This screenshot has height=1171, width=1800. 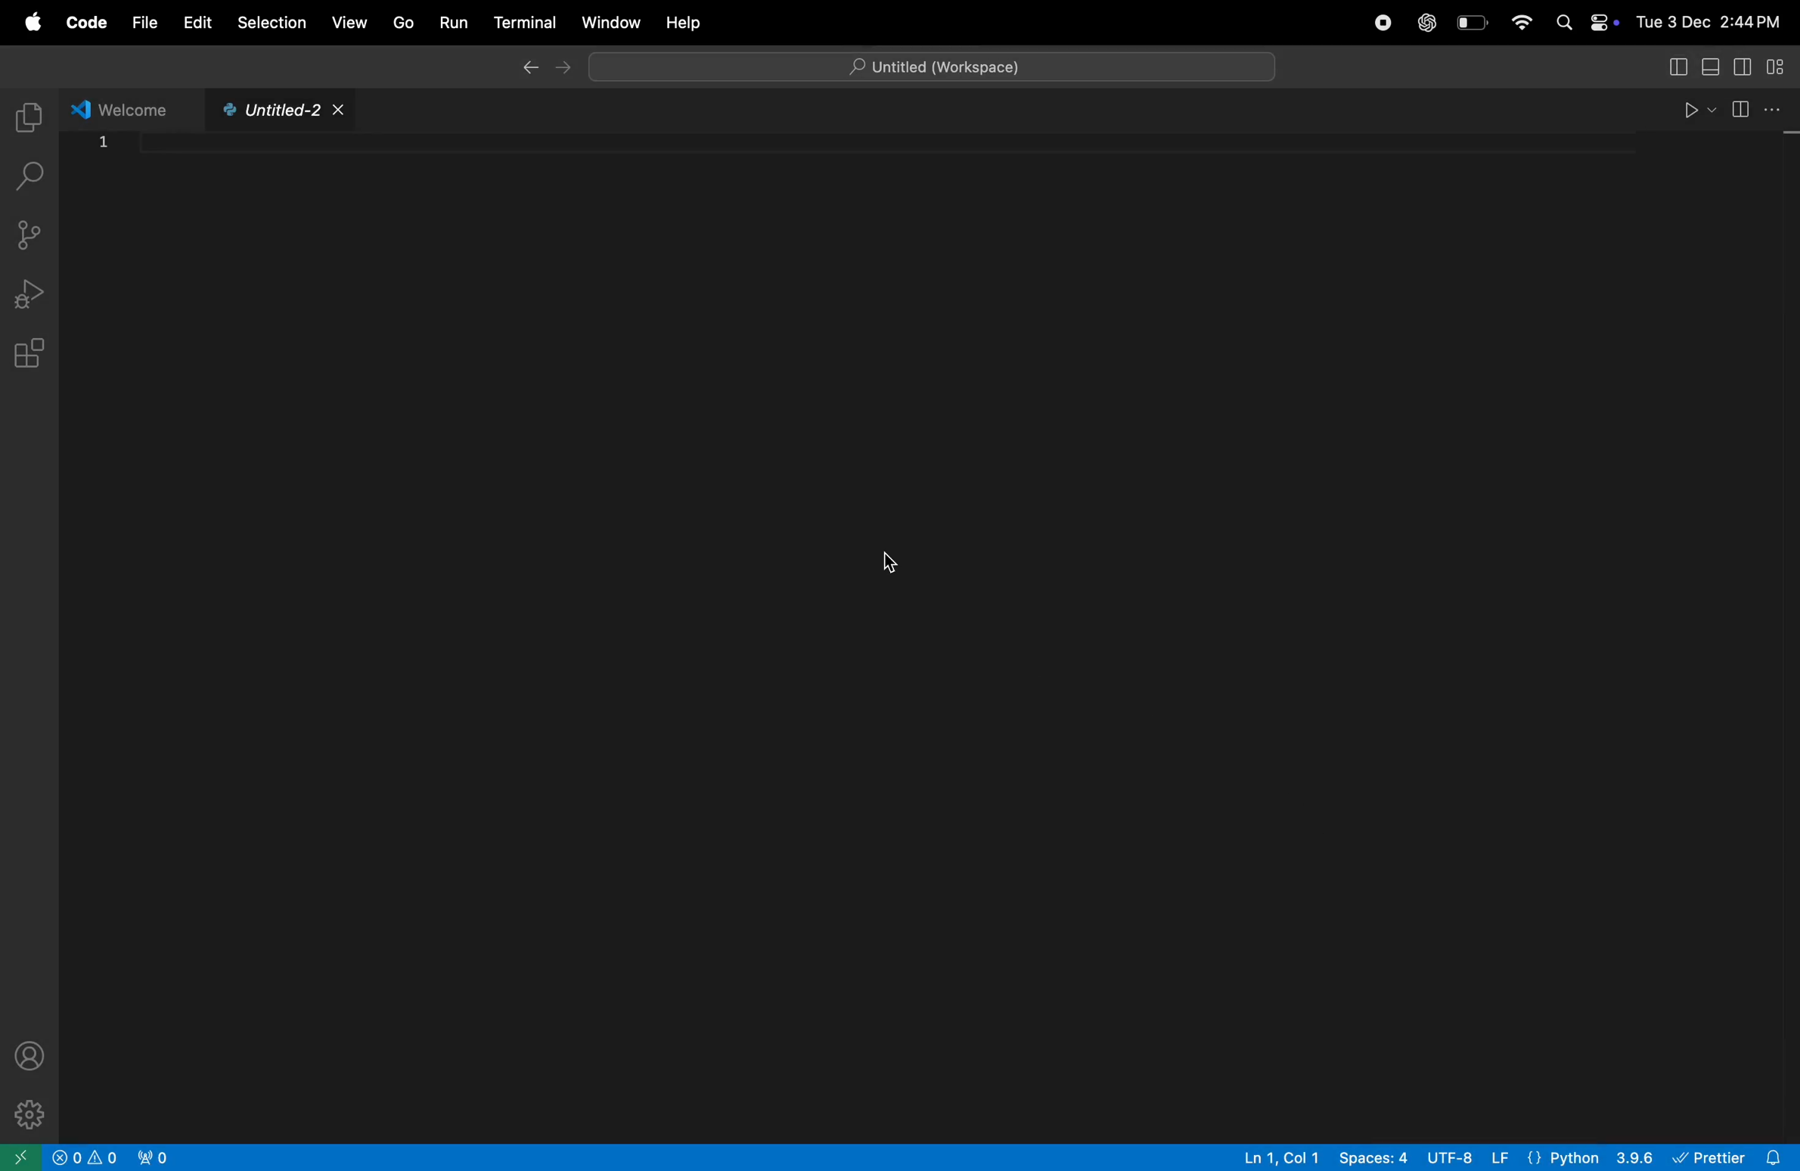 I want to click on apple widgets, so click(x=1582, y=20).